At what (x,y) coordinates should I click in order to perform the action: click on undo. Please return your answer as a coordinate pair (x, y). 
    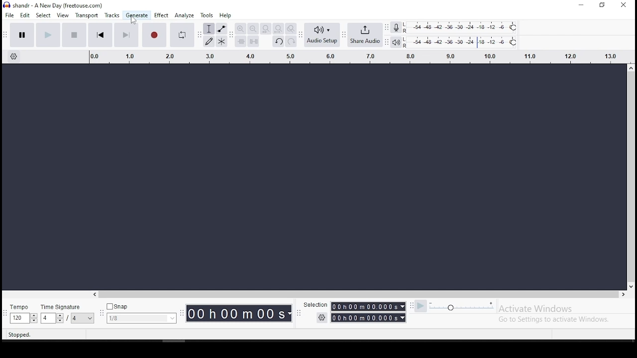
    Looking at the image, I should click on (278, 41).